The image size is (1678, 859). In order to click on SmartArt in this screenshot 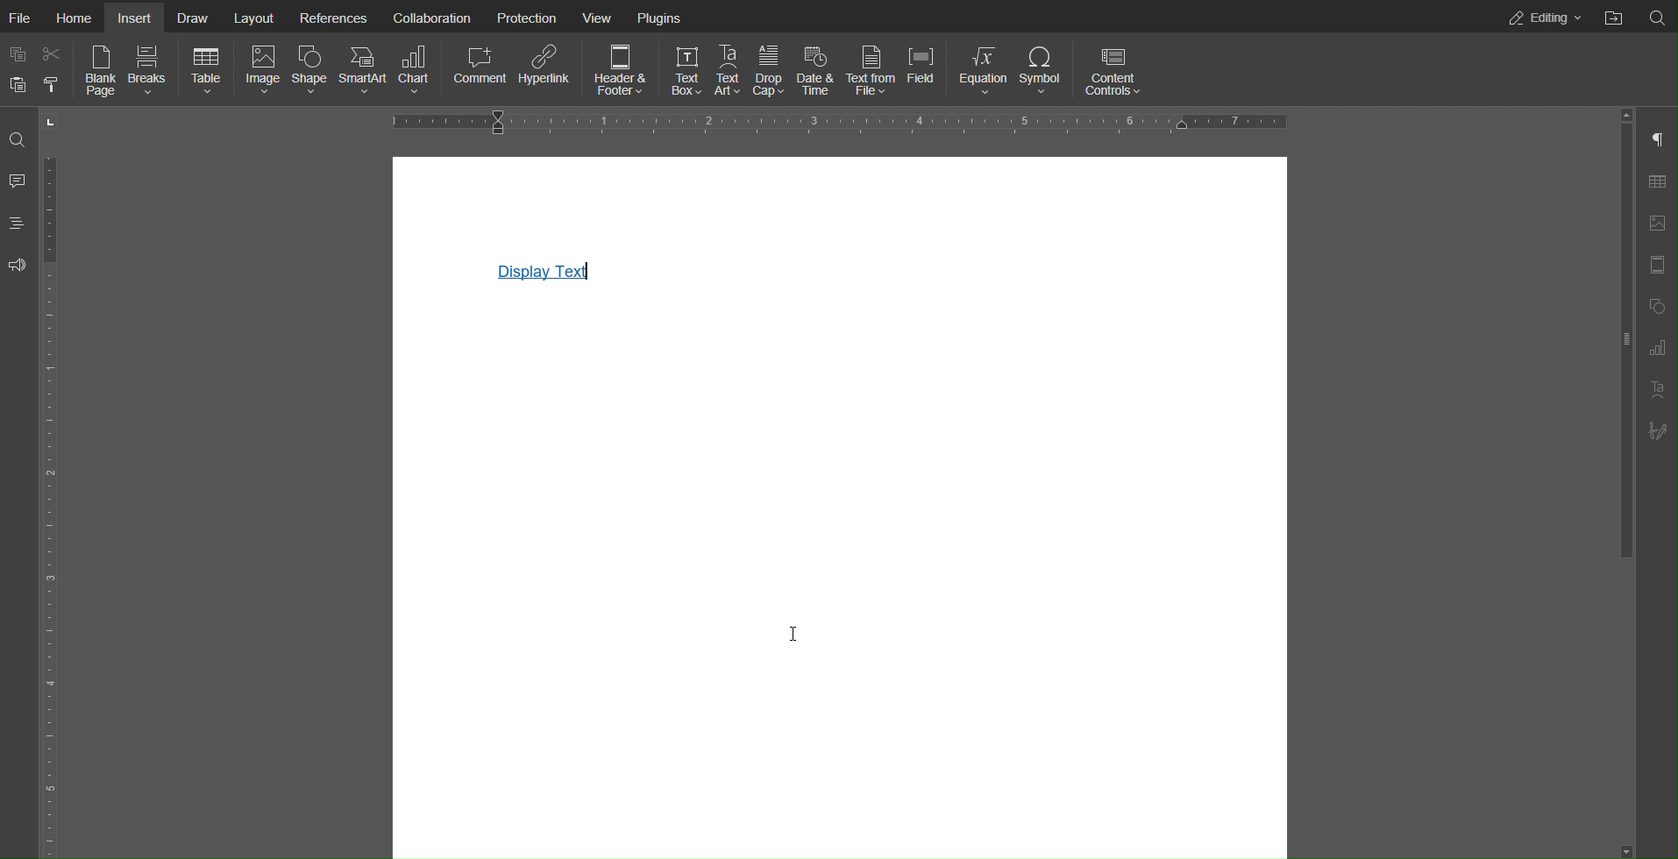, I will do `click(364, 71)`.